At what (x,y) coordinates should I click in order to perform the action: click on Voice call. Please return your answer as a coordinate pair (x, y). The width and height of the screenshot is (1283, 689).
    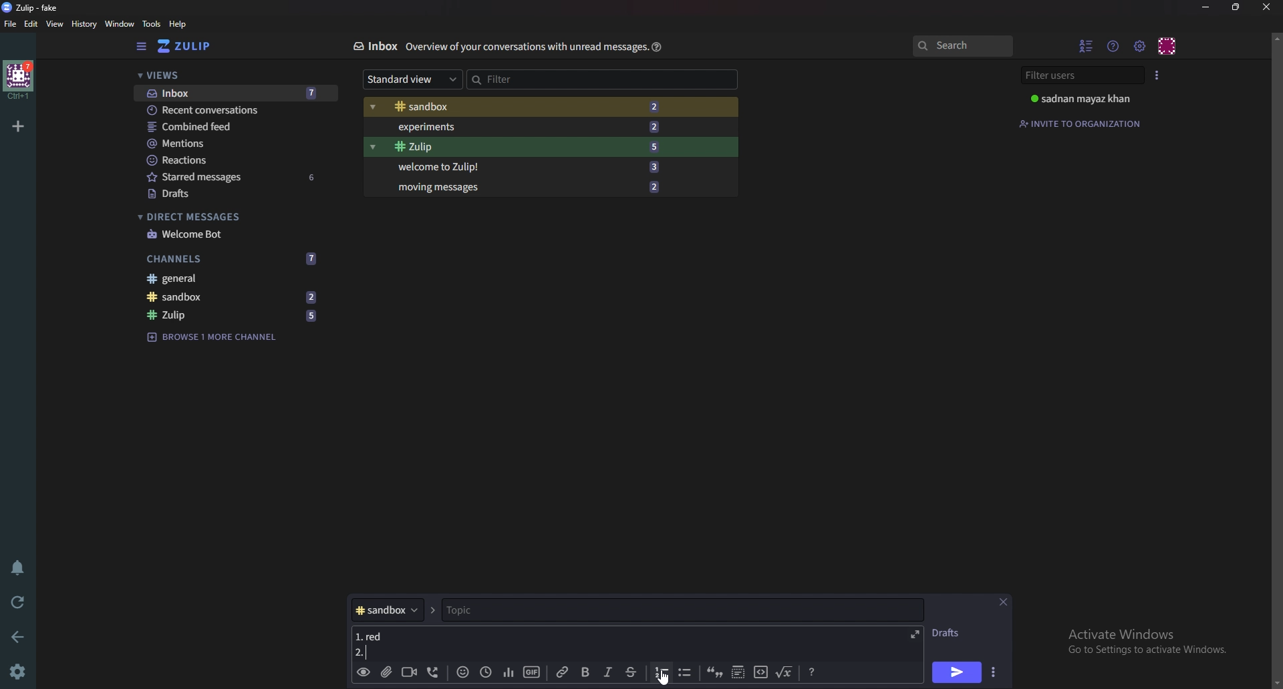
    Looking at the image, I should click on (431, 674).